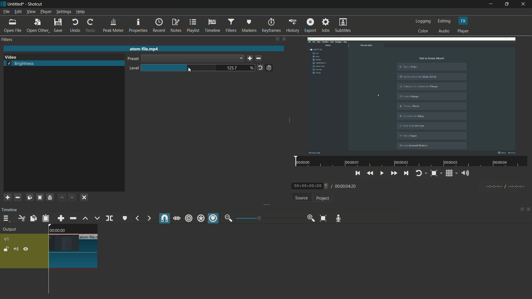  What do you see at coordinates (213, 26) in the screenshot?
I see `timeline` at bounding box center [213, 26].